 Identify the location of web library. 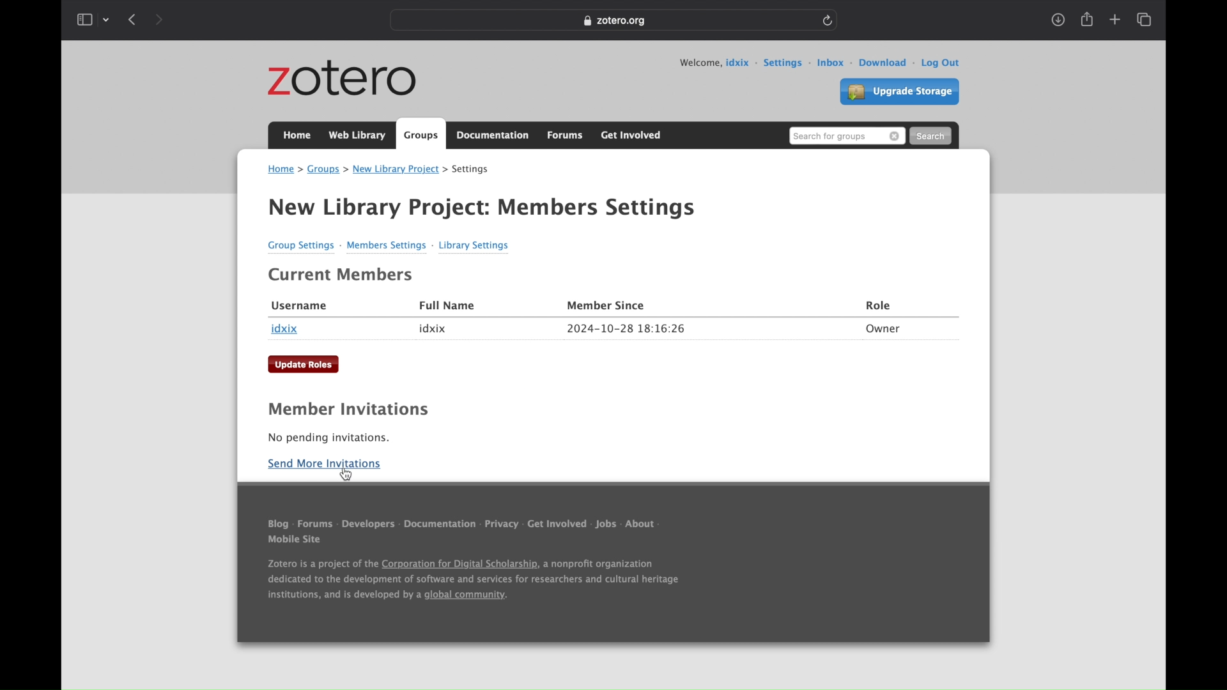
(357, 135).